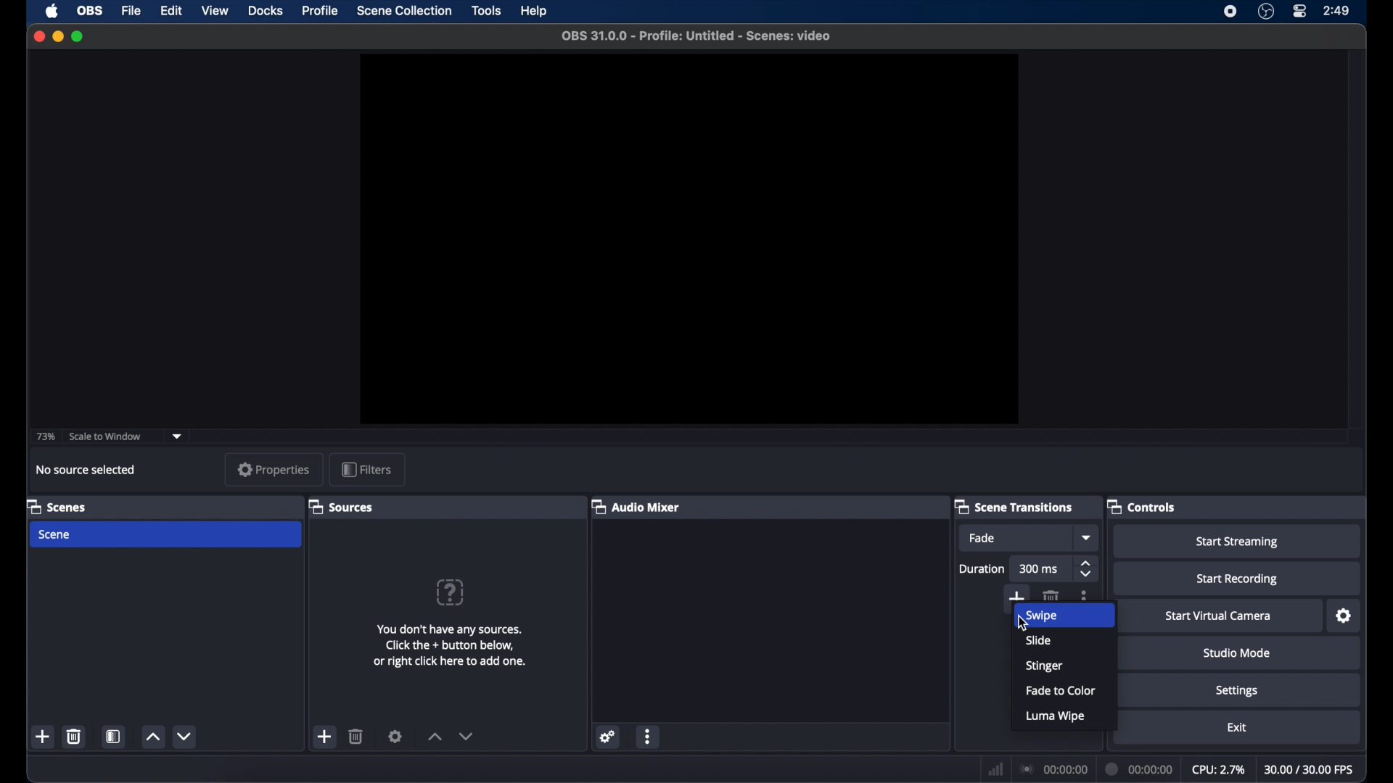 The height and width of the screenshot is (783, 1393). I want to click on help, so click(535, 11).